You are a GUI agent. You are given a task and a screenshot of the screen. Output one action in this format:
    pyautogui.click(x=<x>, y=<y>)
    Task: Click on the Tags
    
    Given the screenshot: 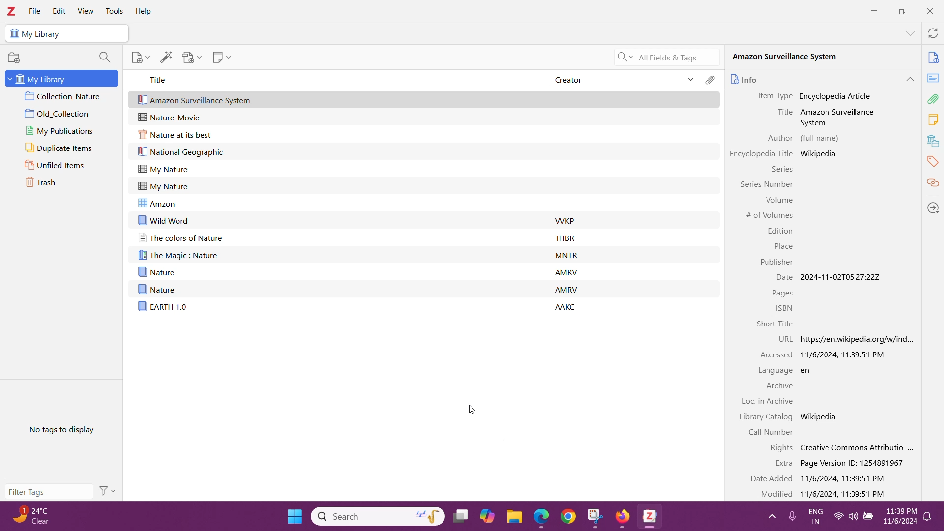 What is the action you would take?
    pyautogui.click(x=933, y=163)
    